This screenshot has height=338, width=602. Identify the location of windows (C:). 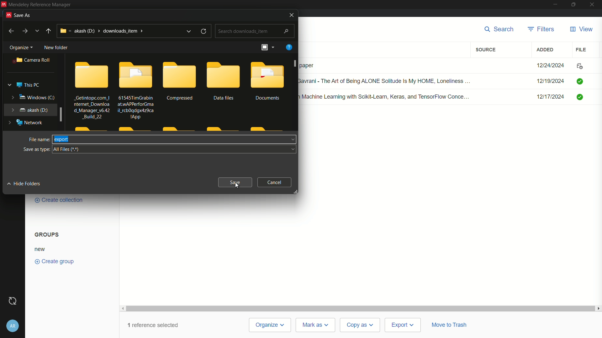
(32, 98).